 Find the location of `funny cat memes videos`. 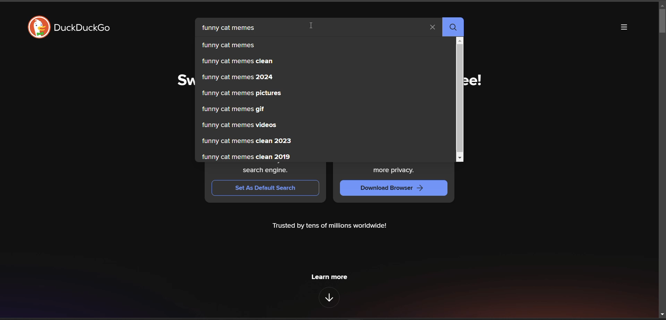

funny cat memes videos is located at coordinates (243, 126).